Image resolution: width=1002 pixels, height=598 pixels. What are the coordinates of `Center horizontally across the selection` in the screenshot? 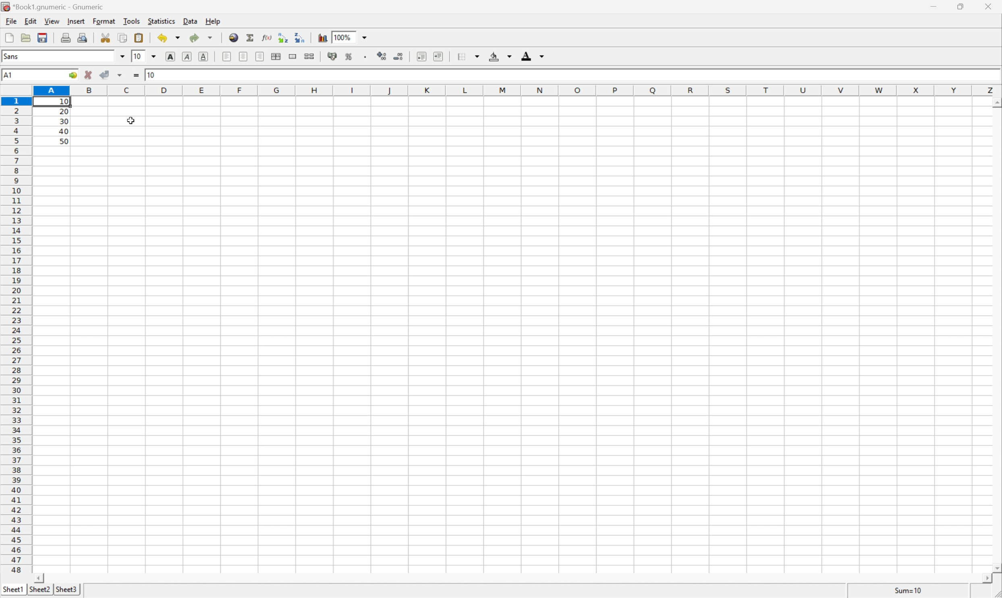 It's located at (276, 56).